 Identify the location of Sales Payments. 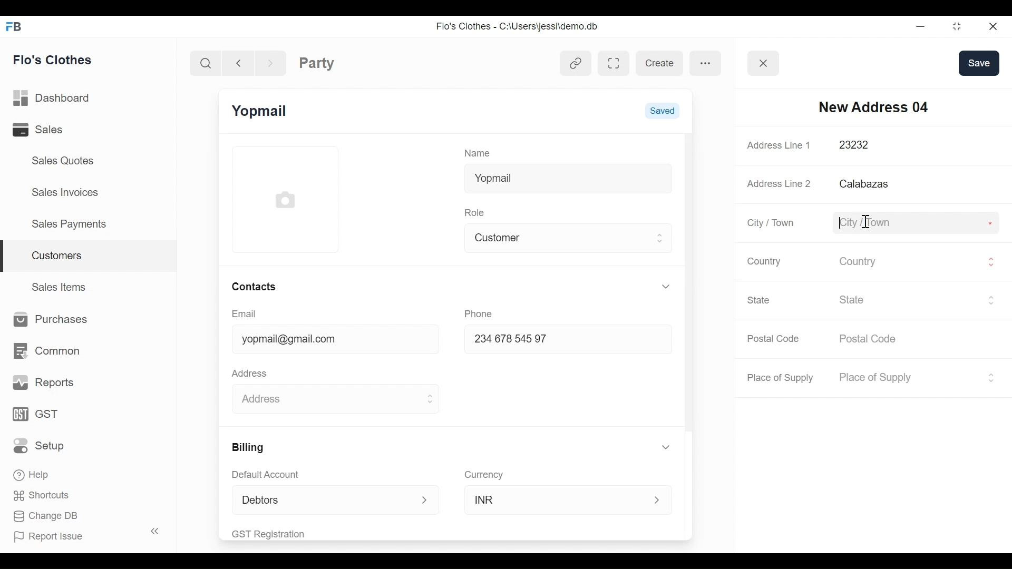
(68, 223).